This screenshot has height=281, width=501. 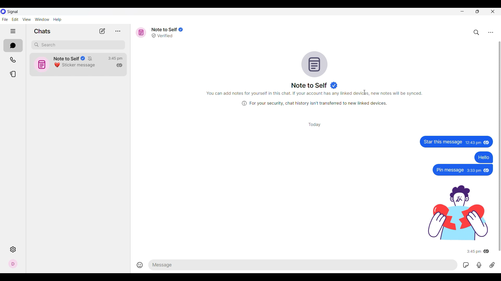 What do you see at coordinates (13, 12) in the screenshot?
I see `Software name` at bounding box center [13, 12].